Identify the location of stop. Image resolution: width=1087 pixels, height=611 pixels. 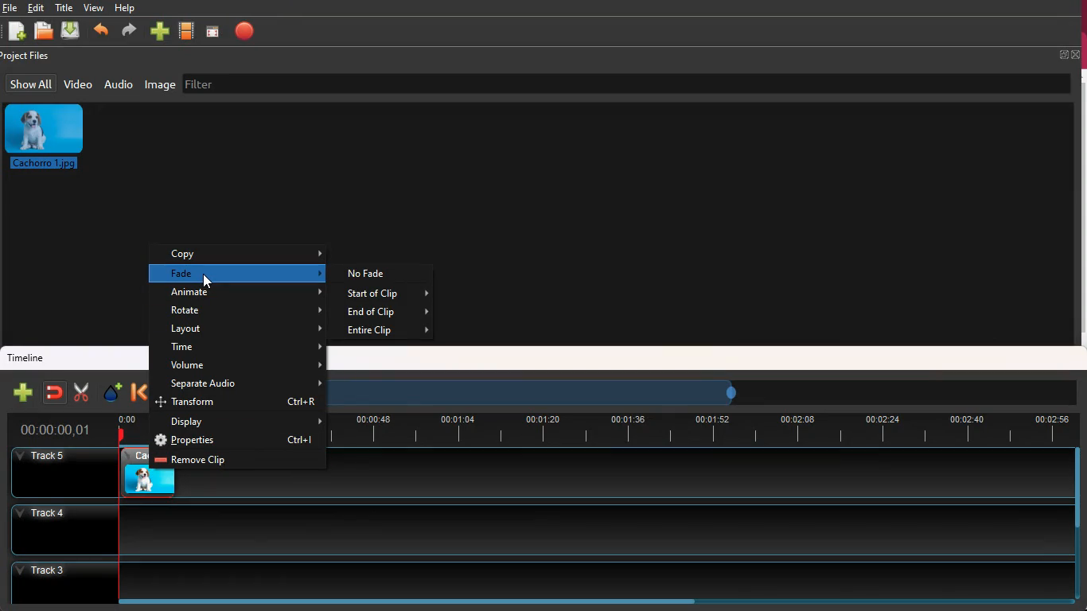
(248, 30).